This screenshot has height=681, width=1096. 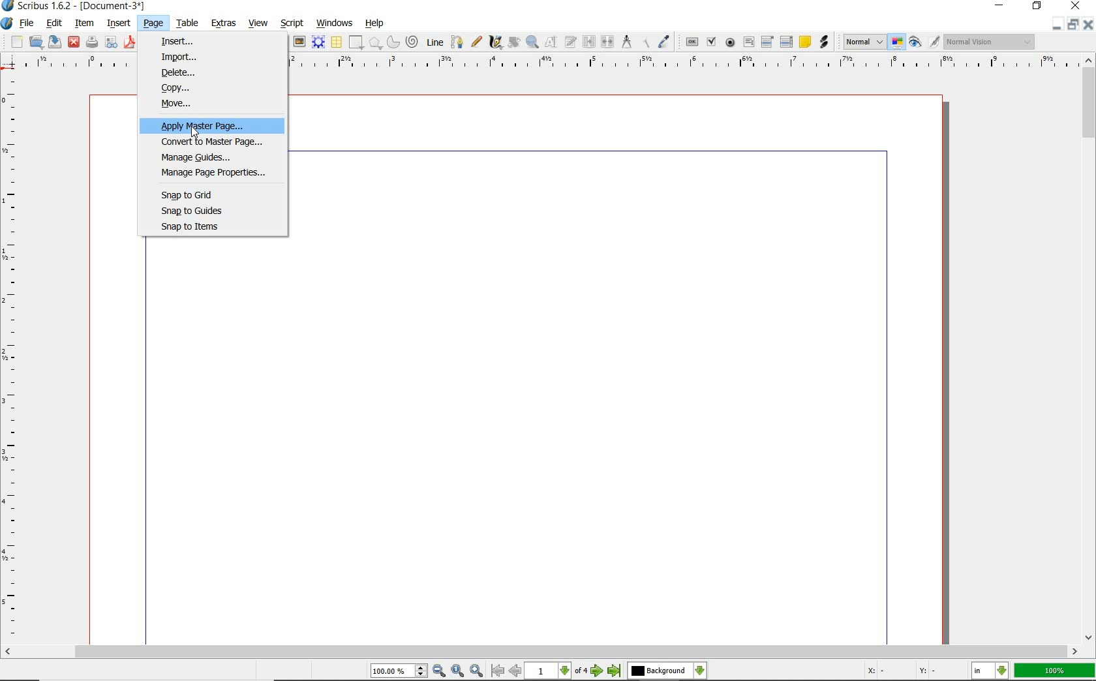 I want to click on close, so click(x=74, y=42).